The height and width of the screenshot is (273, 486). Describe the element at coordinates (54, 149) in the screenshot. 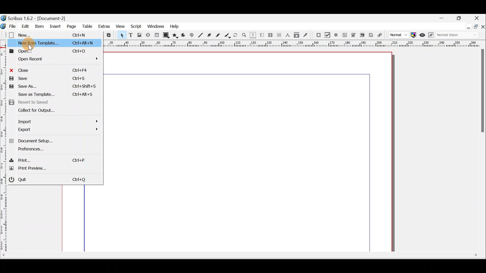

I see `Preferences` at that location.